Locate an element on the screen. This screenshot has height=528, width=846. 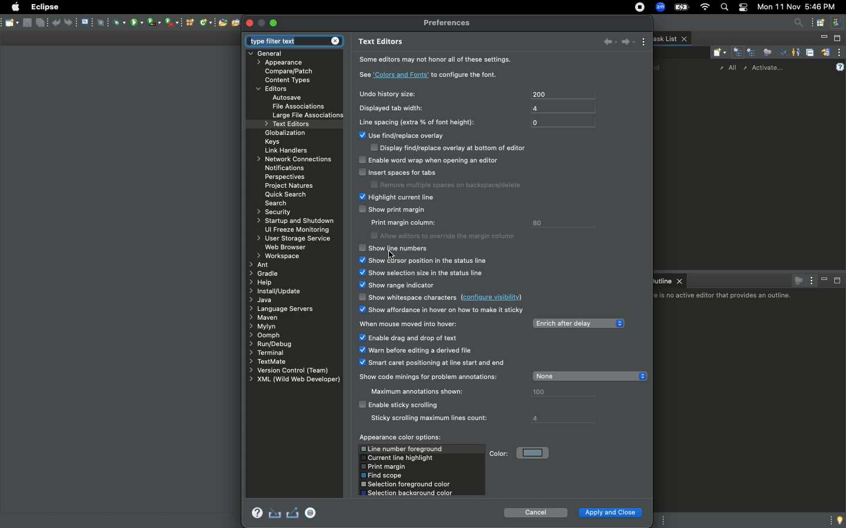
Show code minings for problem annotations is located at coordinates (431, 384).